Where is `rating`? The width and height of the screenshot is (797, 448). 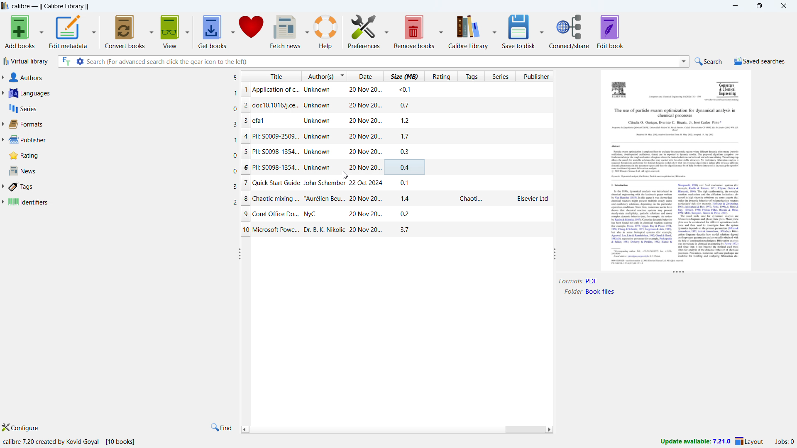
rating is located at coordinates (123, 156).